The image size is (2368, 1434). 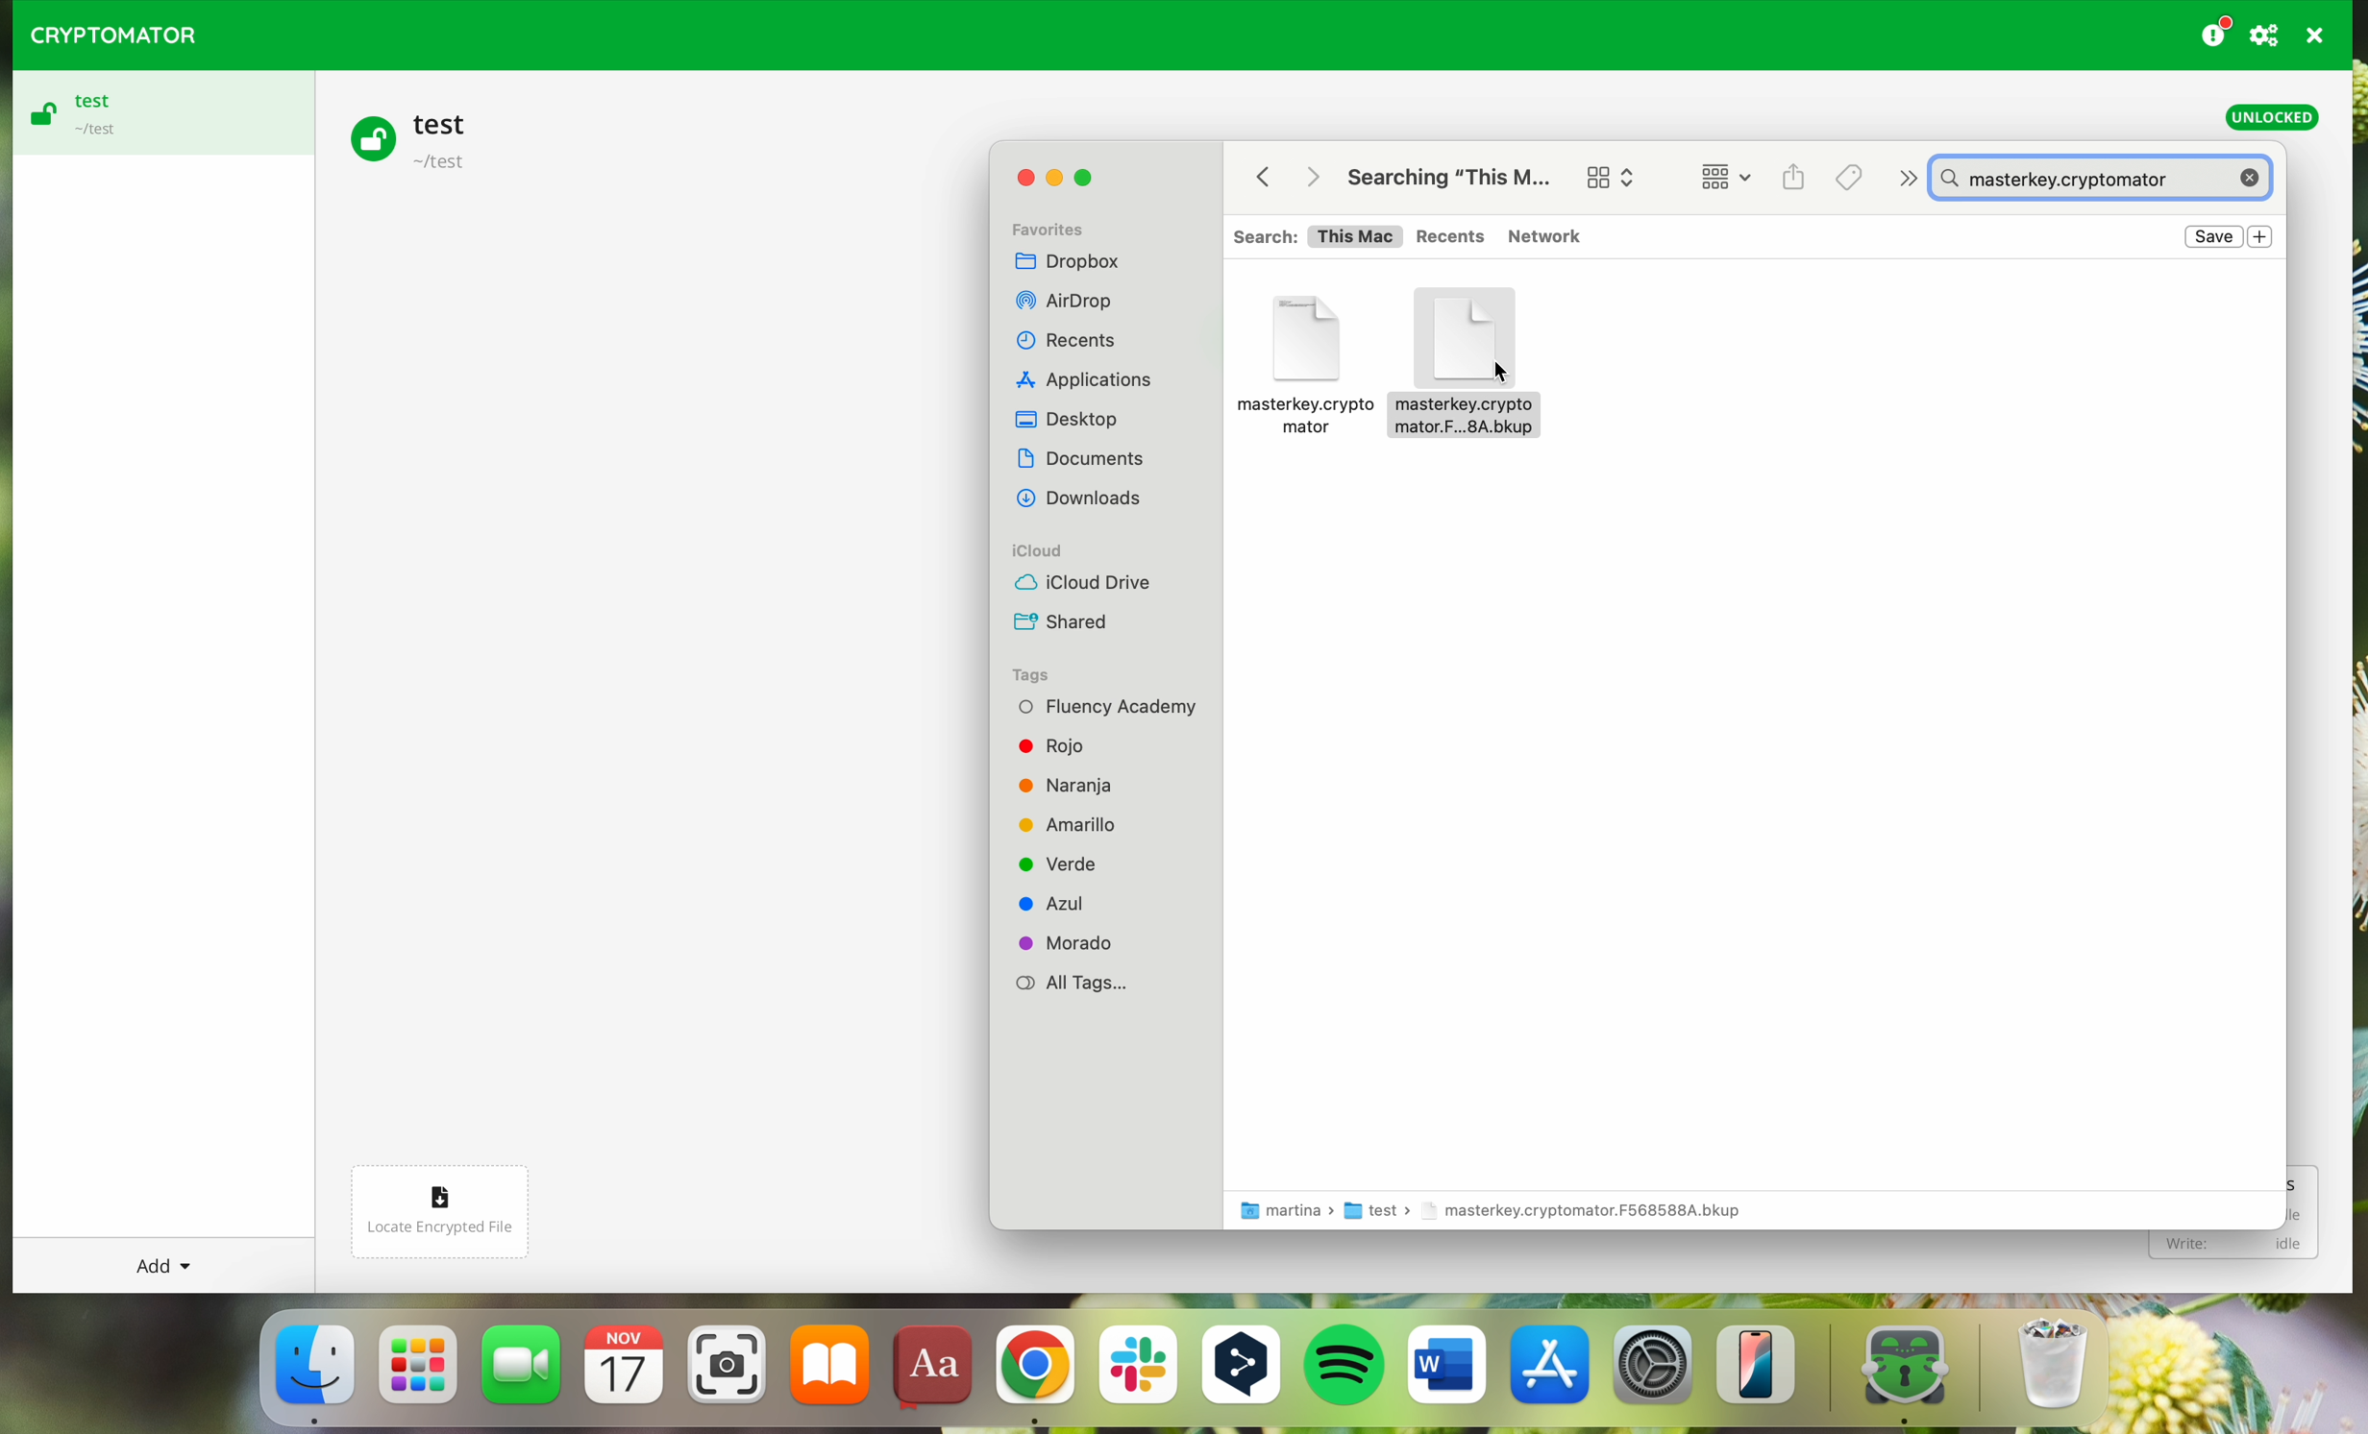 I want to click on Google Chrome, so click(x=1033, y=1374).